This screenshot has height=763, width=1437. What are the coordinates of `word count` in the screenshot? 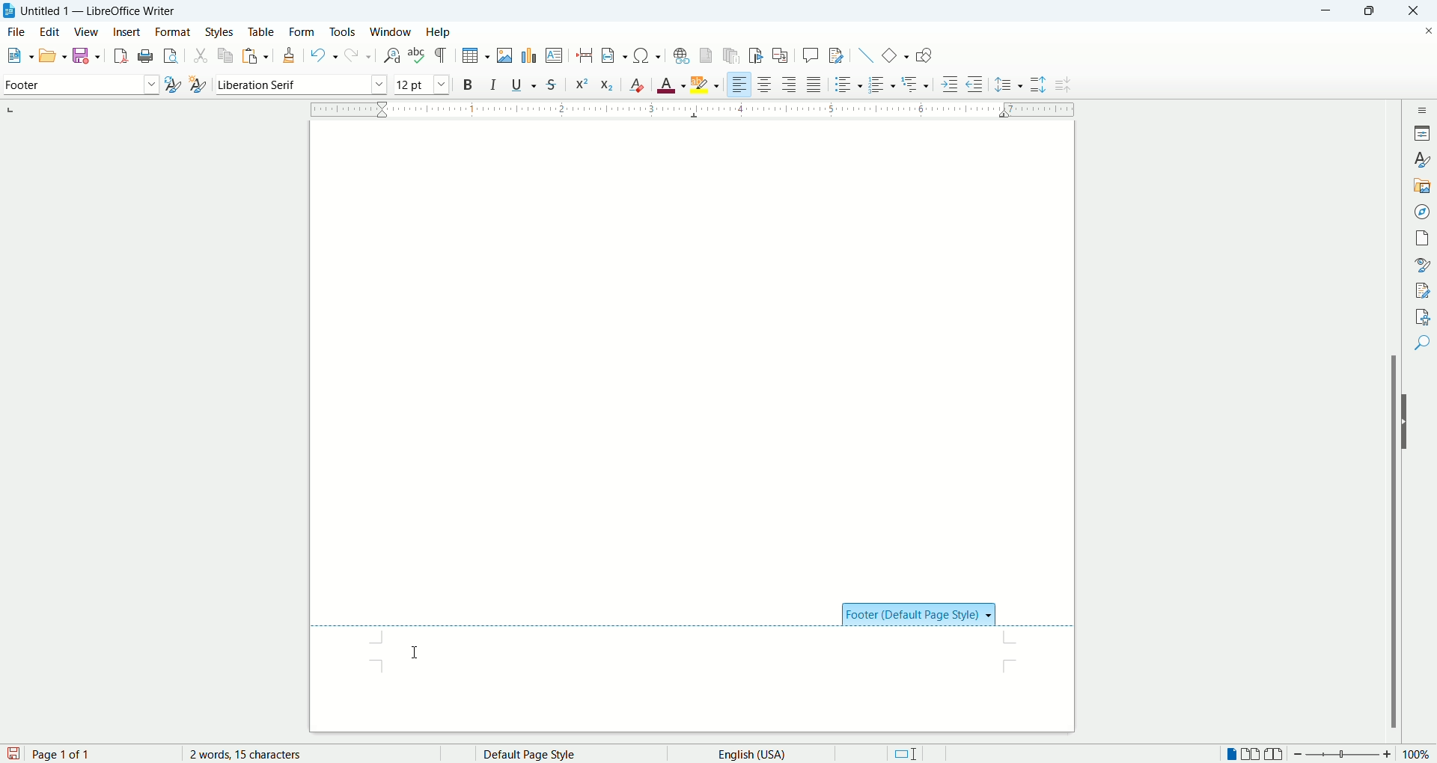 It's located at (258, 754).